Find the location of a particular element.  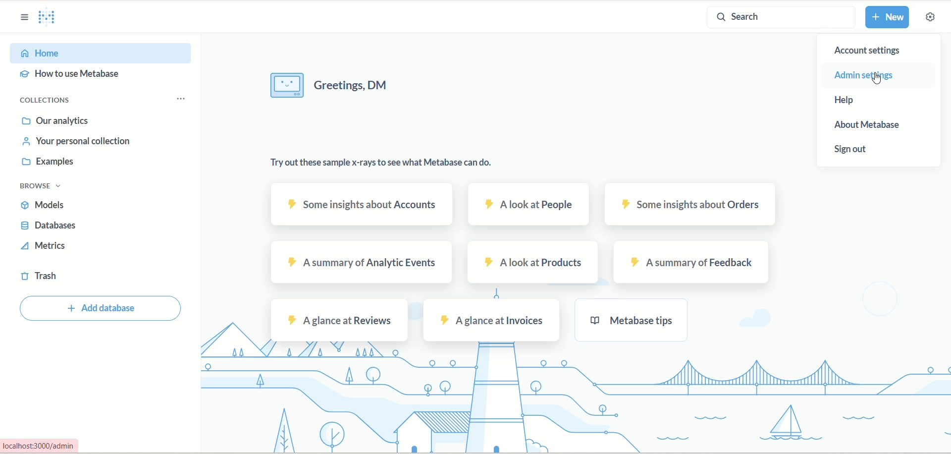

add database is located at coordinates (104, 308).